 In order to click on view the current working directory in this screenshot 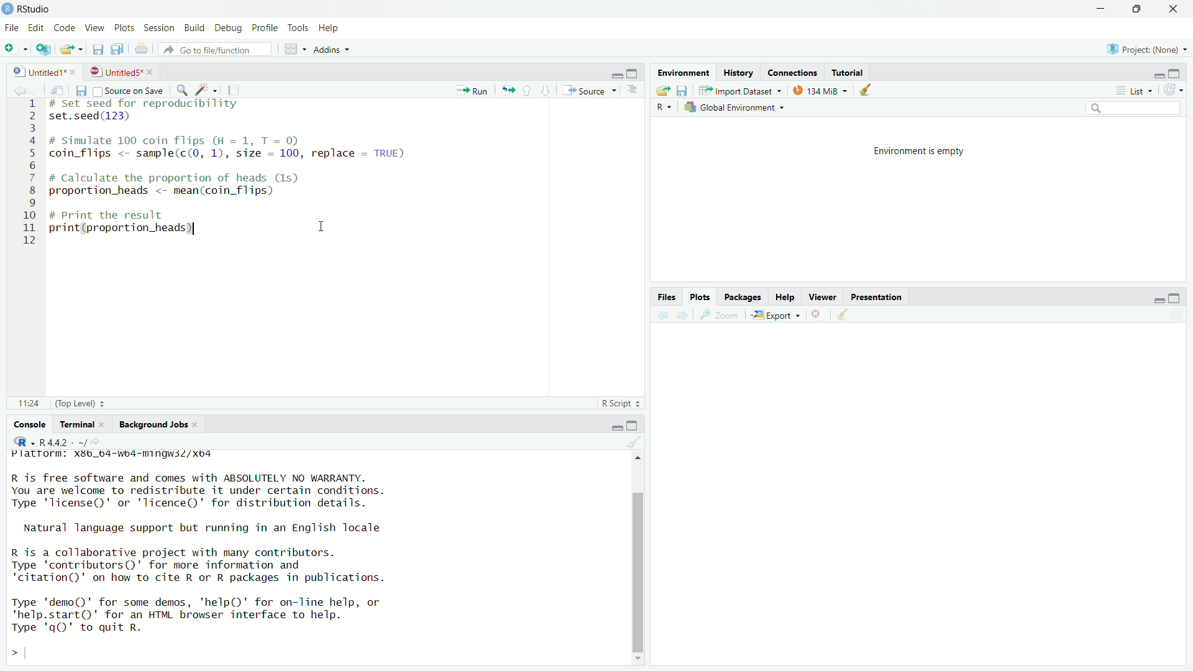, I will do `click(106, 442)`.